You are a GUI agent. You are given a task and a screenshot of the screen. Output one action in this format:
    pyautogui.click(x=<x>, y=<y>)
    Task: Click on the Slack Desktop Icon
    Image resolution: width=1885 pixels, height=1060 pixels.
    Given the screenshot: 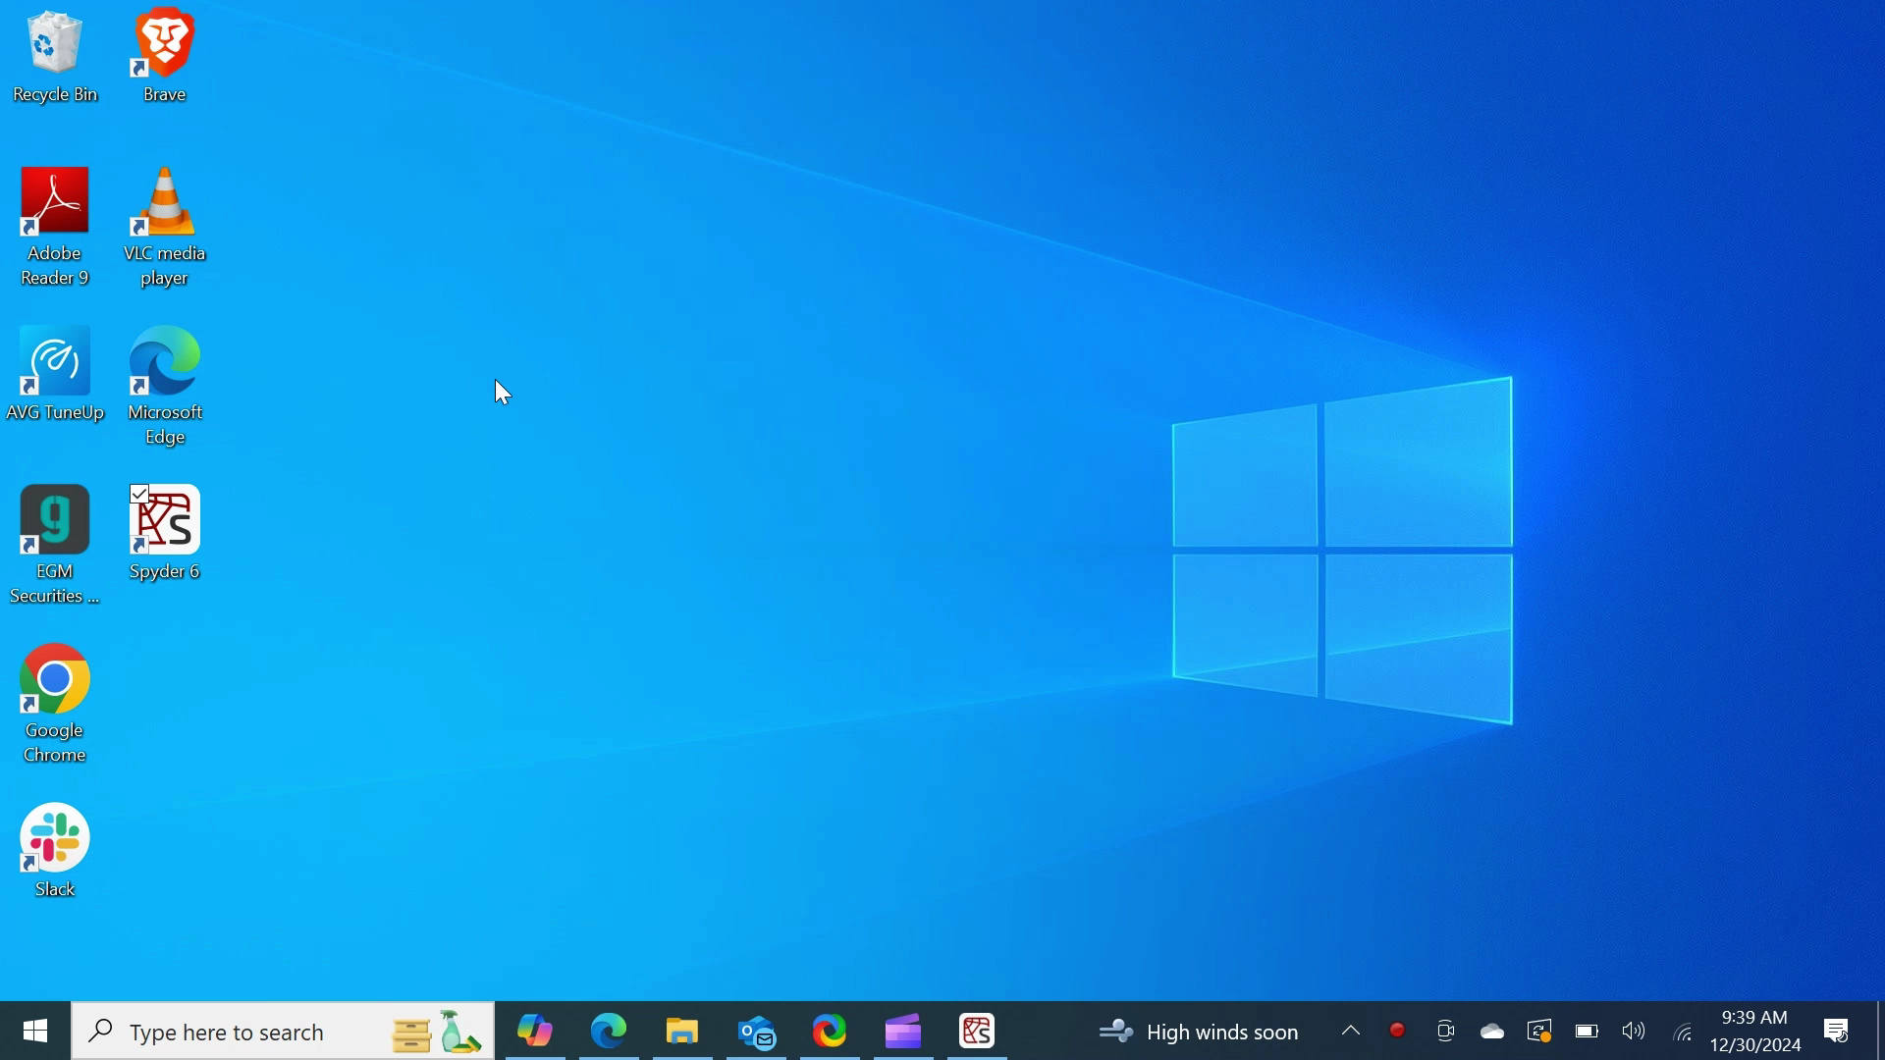 What is the action you would take?
    pyautogui.click(x=55, y=854)
    